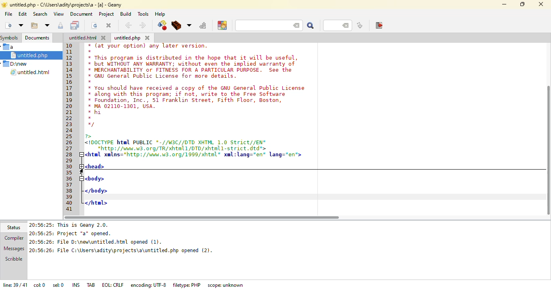  I want to click on close, so click(147, 38).